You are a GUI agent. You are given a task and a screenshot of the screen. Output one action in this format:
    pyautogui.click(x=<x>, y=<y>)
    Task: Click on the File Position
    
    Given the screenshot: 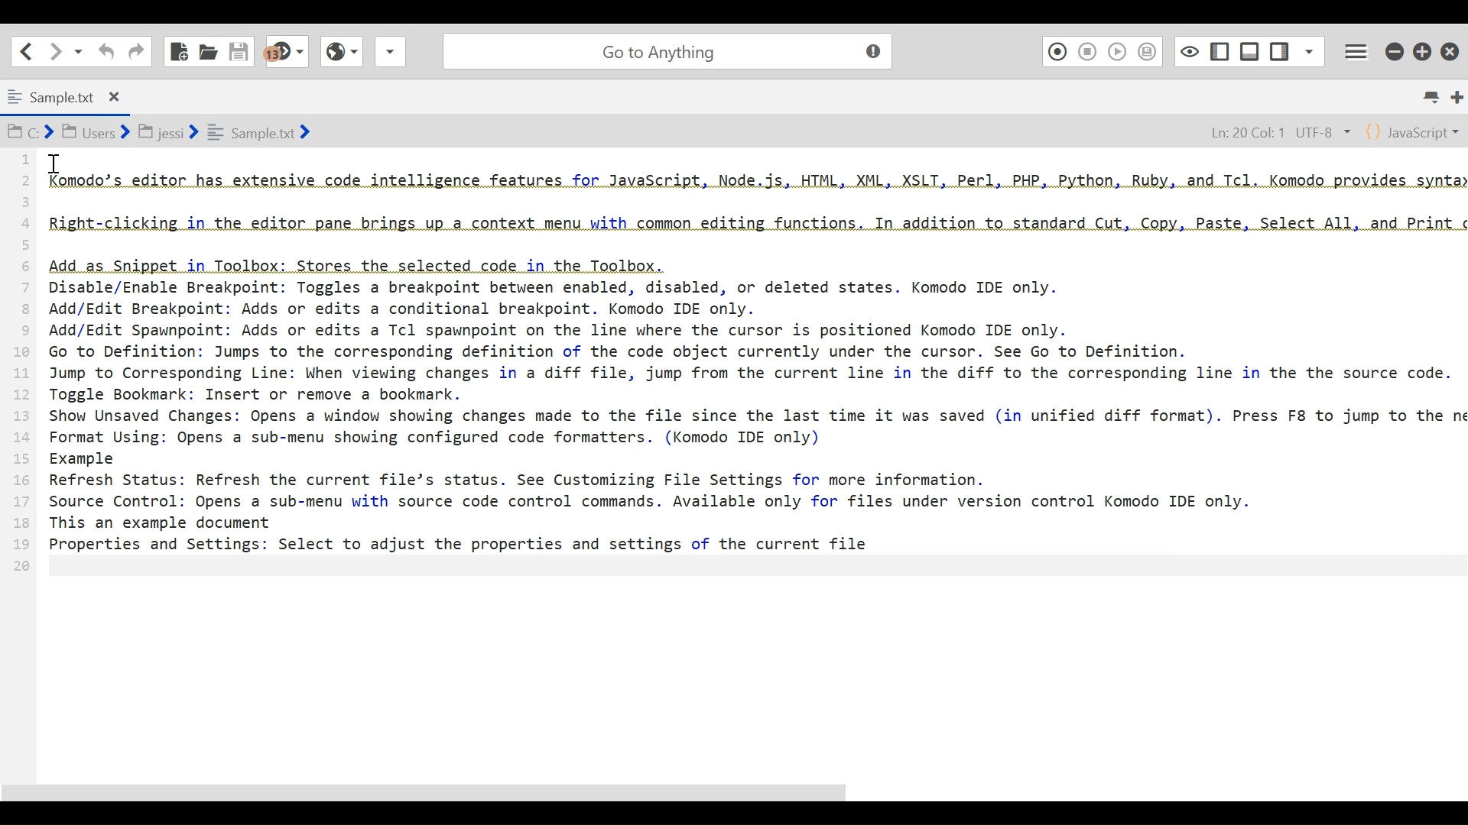 What is the action you would take?
    pyautogui.click(x=1273, y=130)
    